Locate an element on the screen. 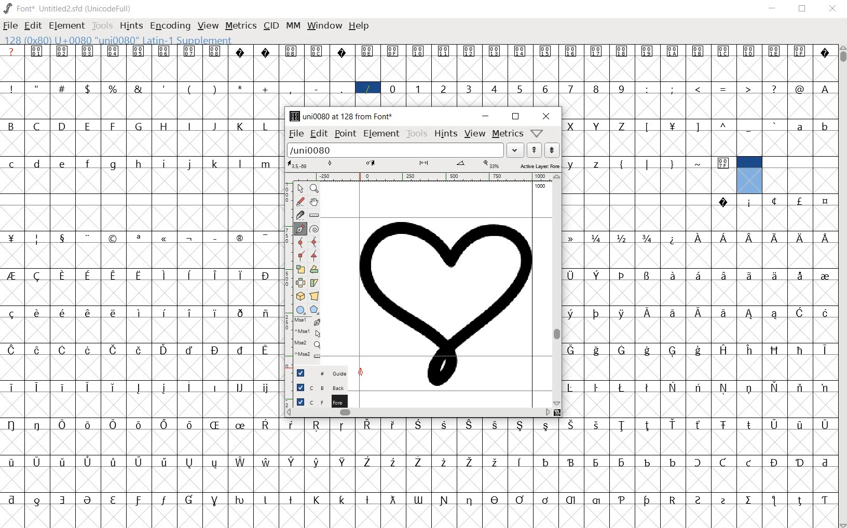  glyph is located at coordinates (239, 500).